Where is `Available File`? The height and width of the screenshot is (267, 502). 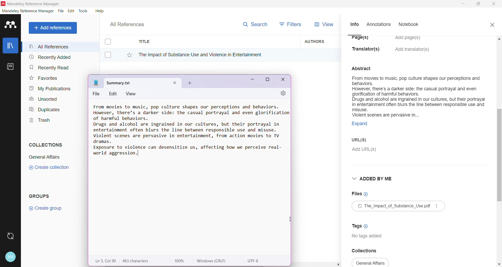
Available File is located at coordinates (399, 207).